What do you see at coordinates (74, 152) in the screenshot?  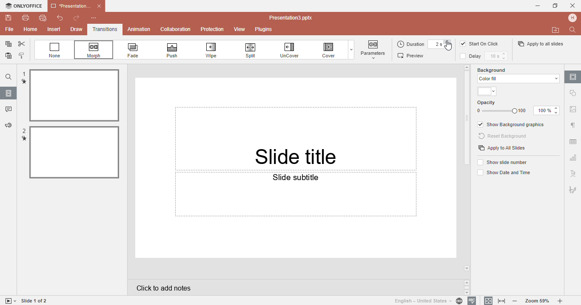 I see `Slected file 2` at bounding box center [74, 152].